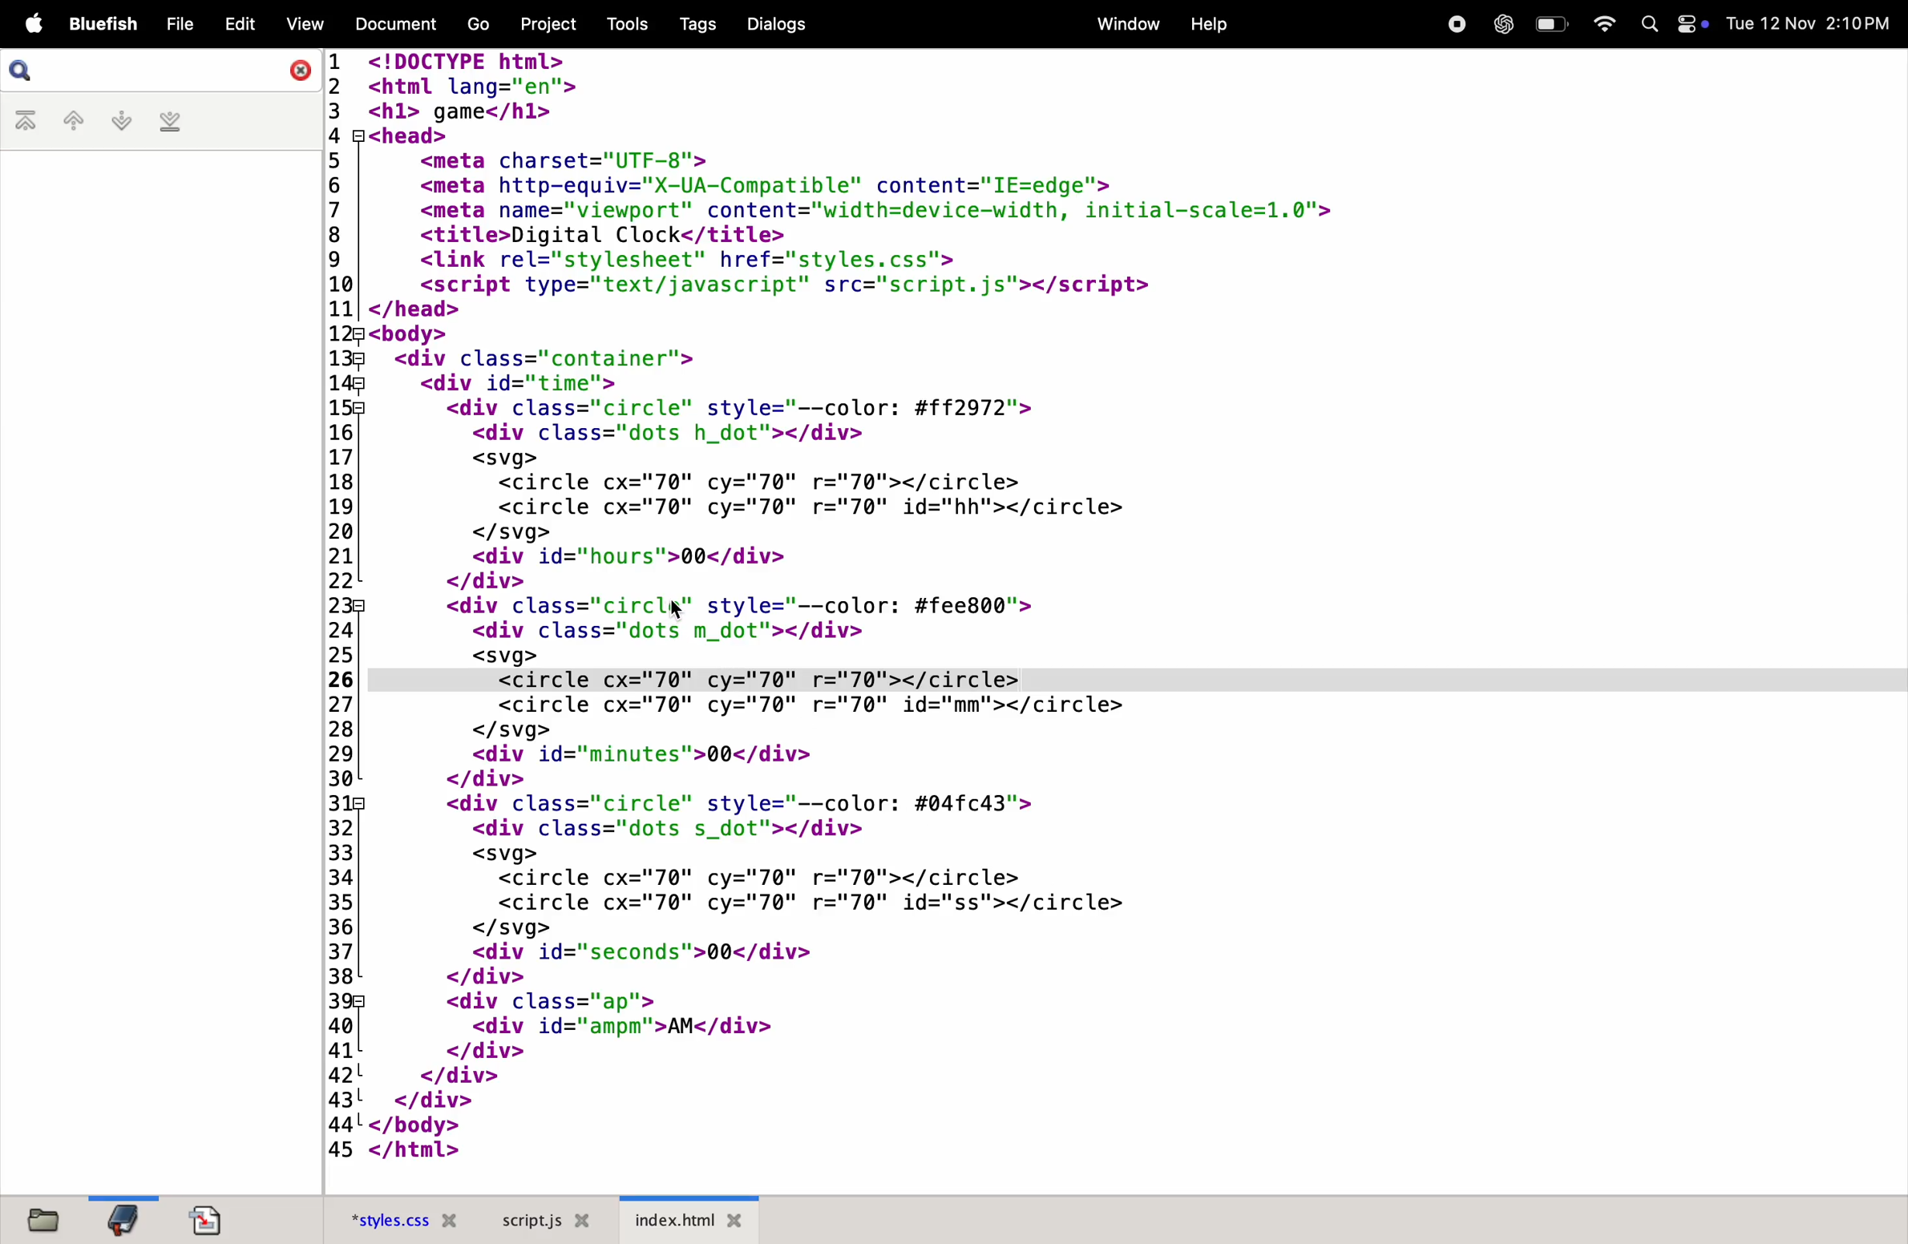  What do you see at coordinates (676, 607) in the screenshot?
I see `Cursor` at bounding box center [676, 607].